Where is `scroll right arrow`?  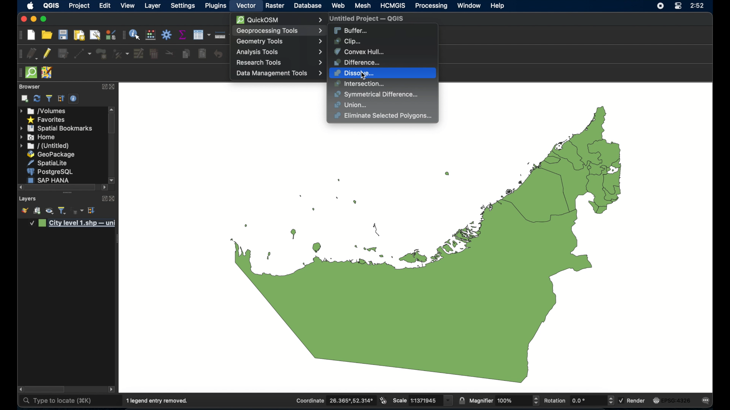
scroll right arrow is located at coordinates (19, 389).